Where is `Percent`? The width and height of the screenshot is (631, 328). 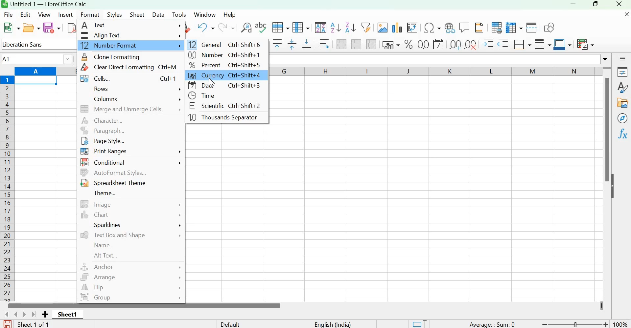 Percent is located at coordinates (222, 65).